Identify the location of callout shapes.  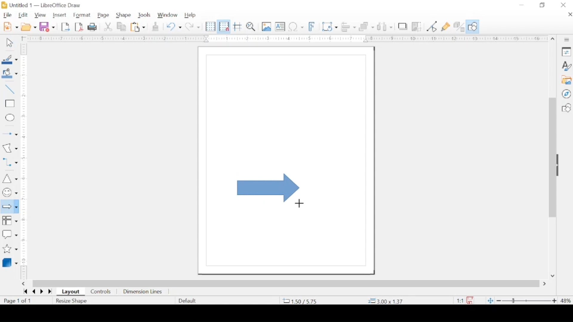
(10, 235).